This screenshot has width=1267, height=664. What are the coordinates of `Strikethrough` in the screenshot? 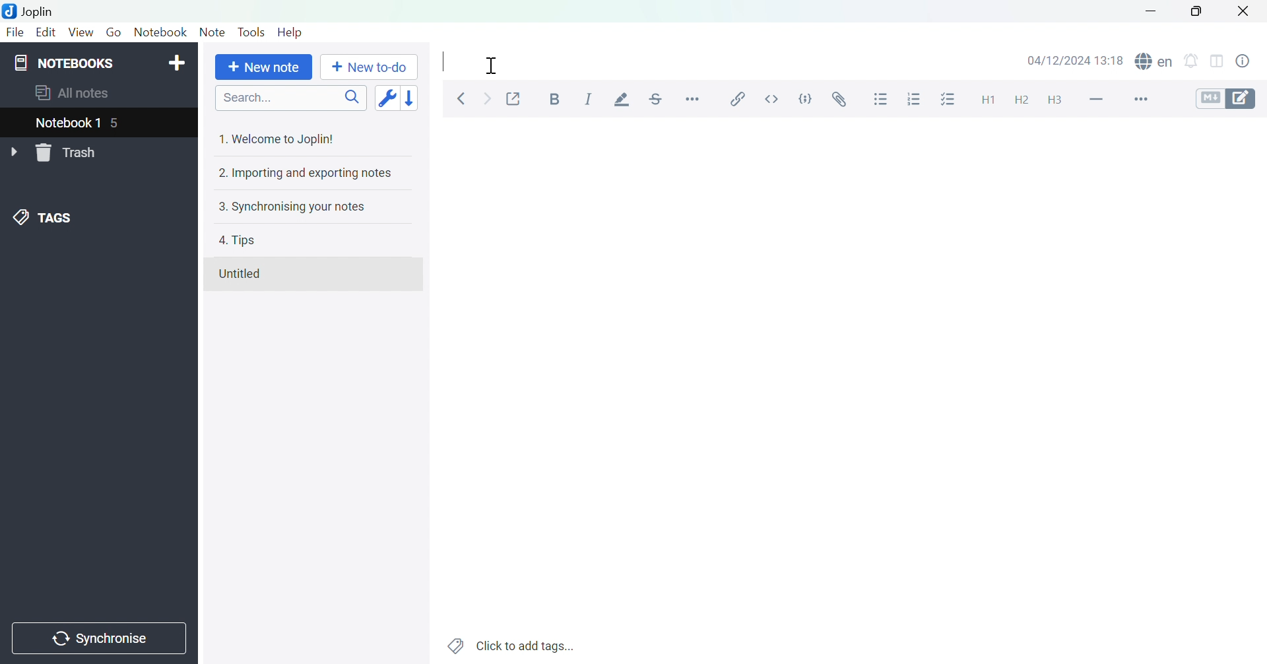 It's located at (659, 96).